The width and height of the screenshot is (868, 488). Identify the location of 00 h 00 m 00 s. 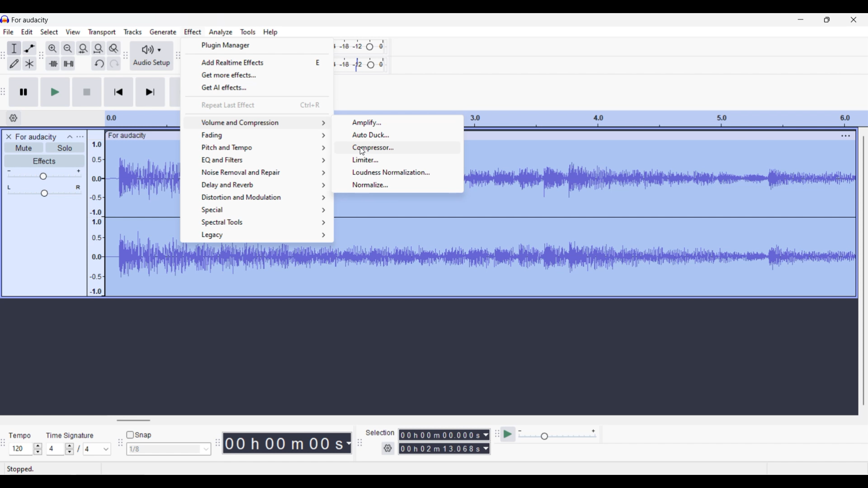
(283, 443).